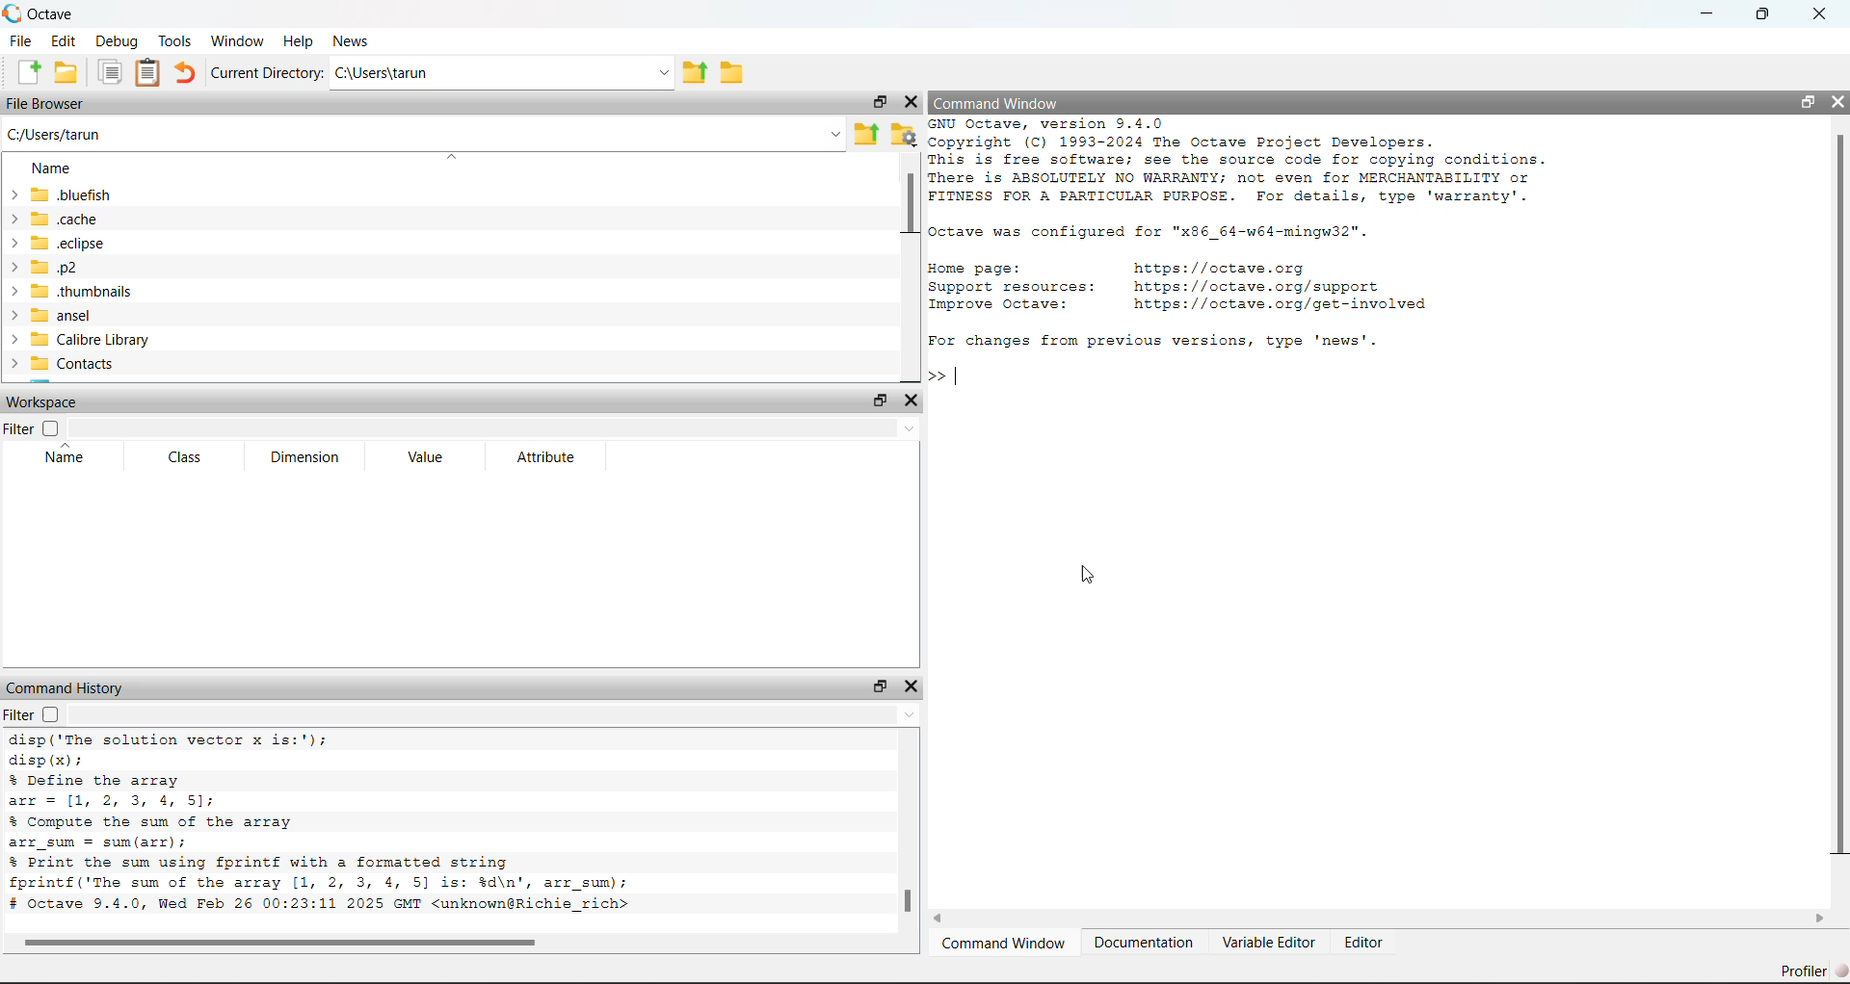 The width and height of the screenshot is (1850, 984). I want to click on thumbnails, so click(71, 292).